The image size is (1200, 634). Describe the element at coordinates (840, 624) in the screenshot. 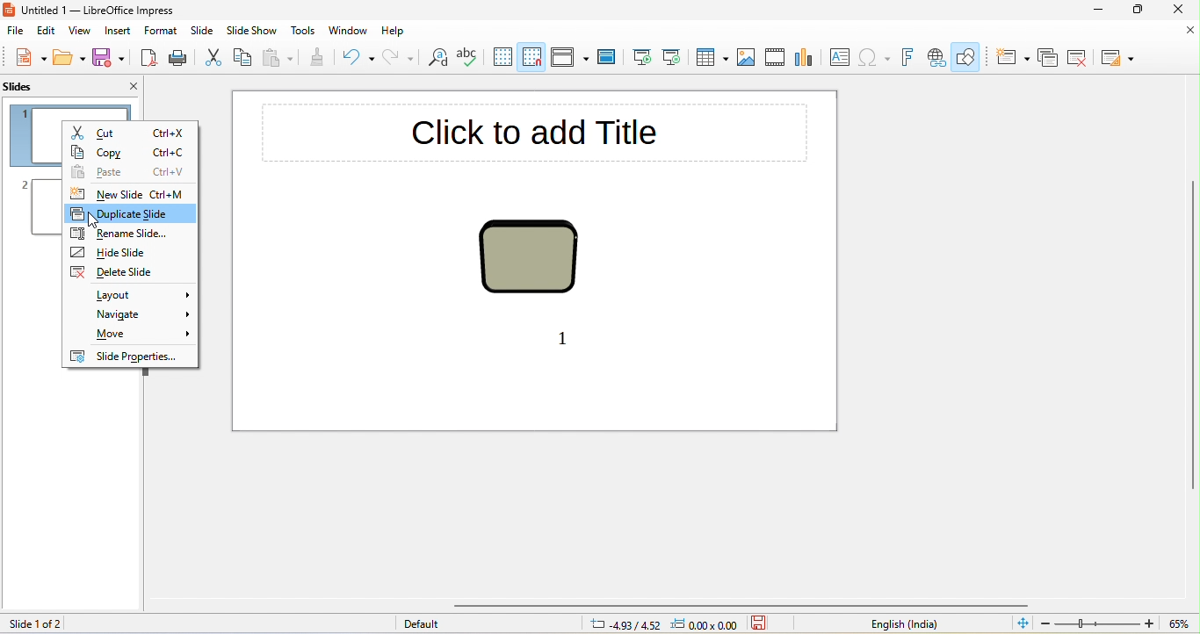

I see `text language` at that location.